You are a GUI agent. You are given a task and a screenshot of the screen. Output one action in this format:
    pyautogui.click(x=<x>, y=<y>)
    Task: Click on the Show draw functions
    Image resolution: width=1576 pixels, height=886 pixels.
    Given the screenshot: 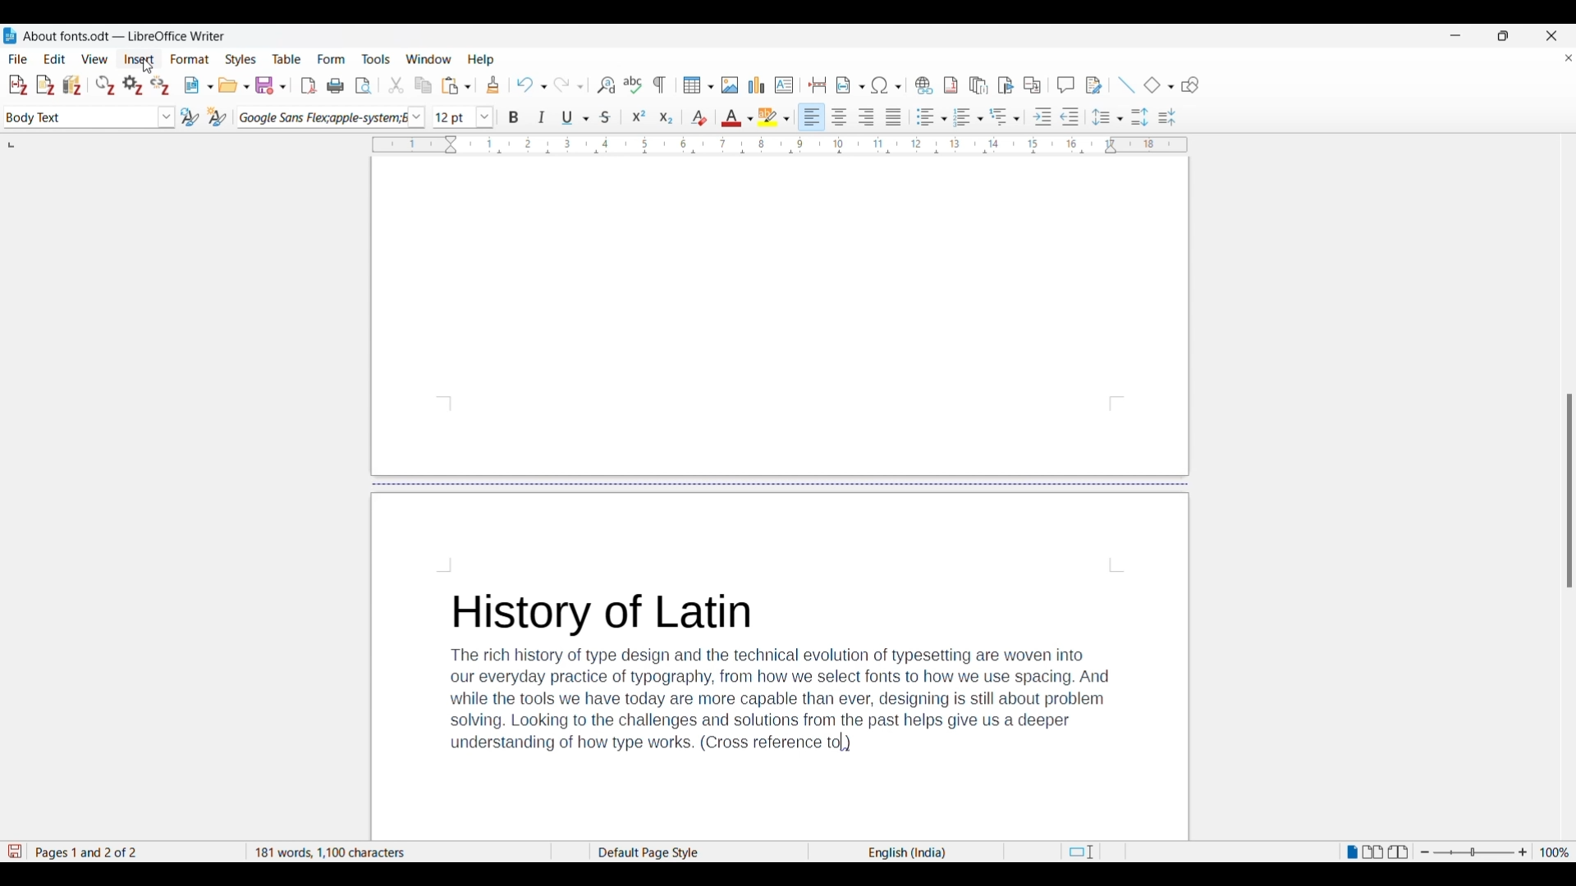 What is the action you would take?
    pyautogui.click(x=1190, y=85)
    